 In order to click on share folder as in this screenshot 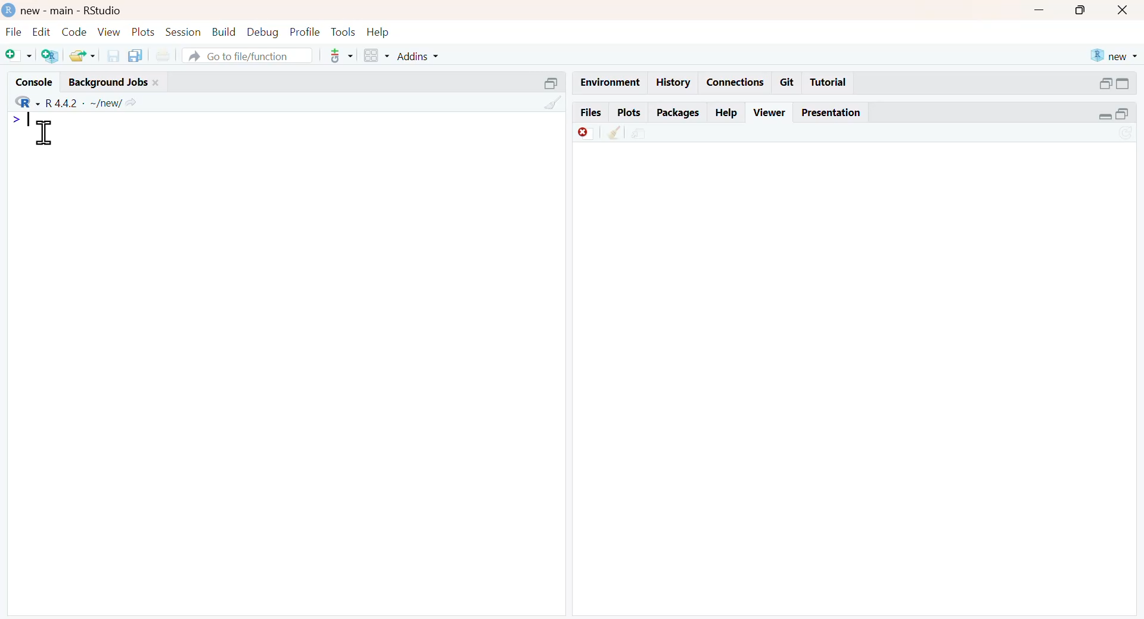, I will do `click(82, 56)`.